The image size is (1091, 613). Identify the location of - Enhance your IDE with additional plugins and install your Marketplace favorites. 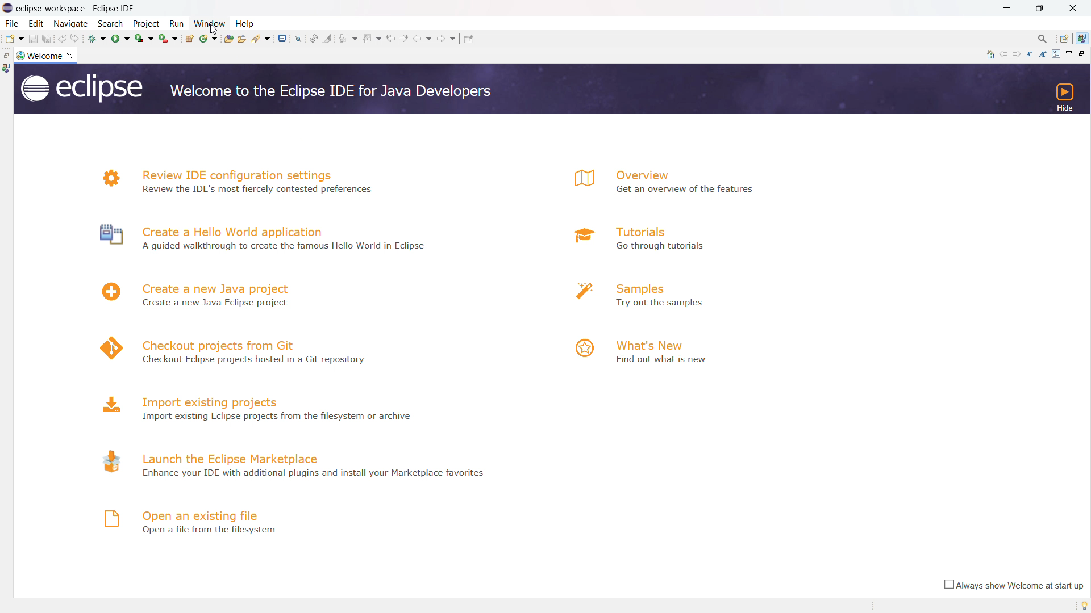
(316, 473).